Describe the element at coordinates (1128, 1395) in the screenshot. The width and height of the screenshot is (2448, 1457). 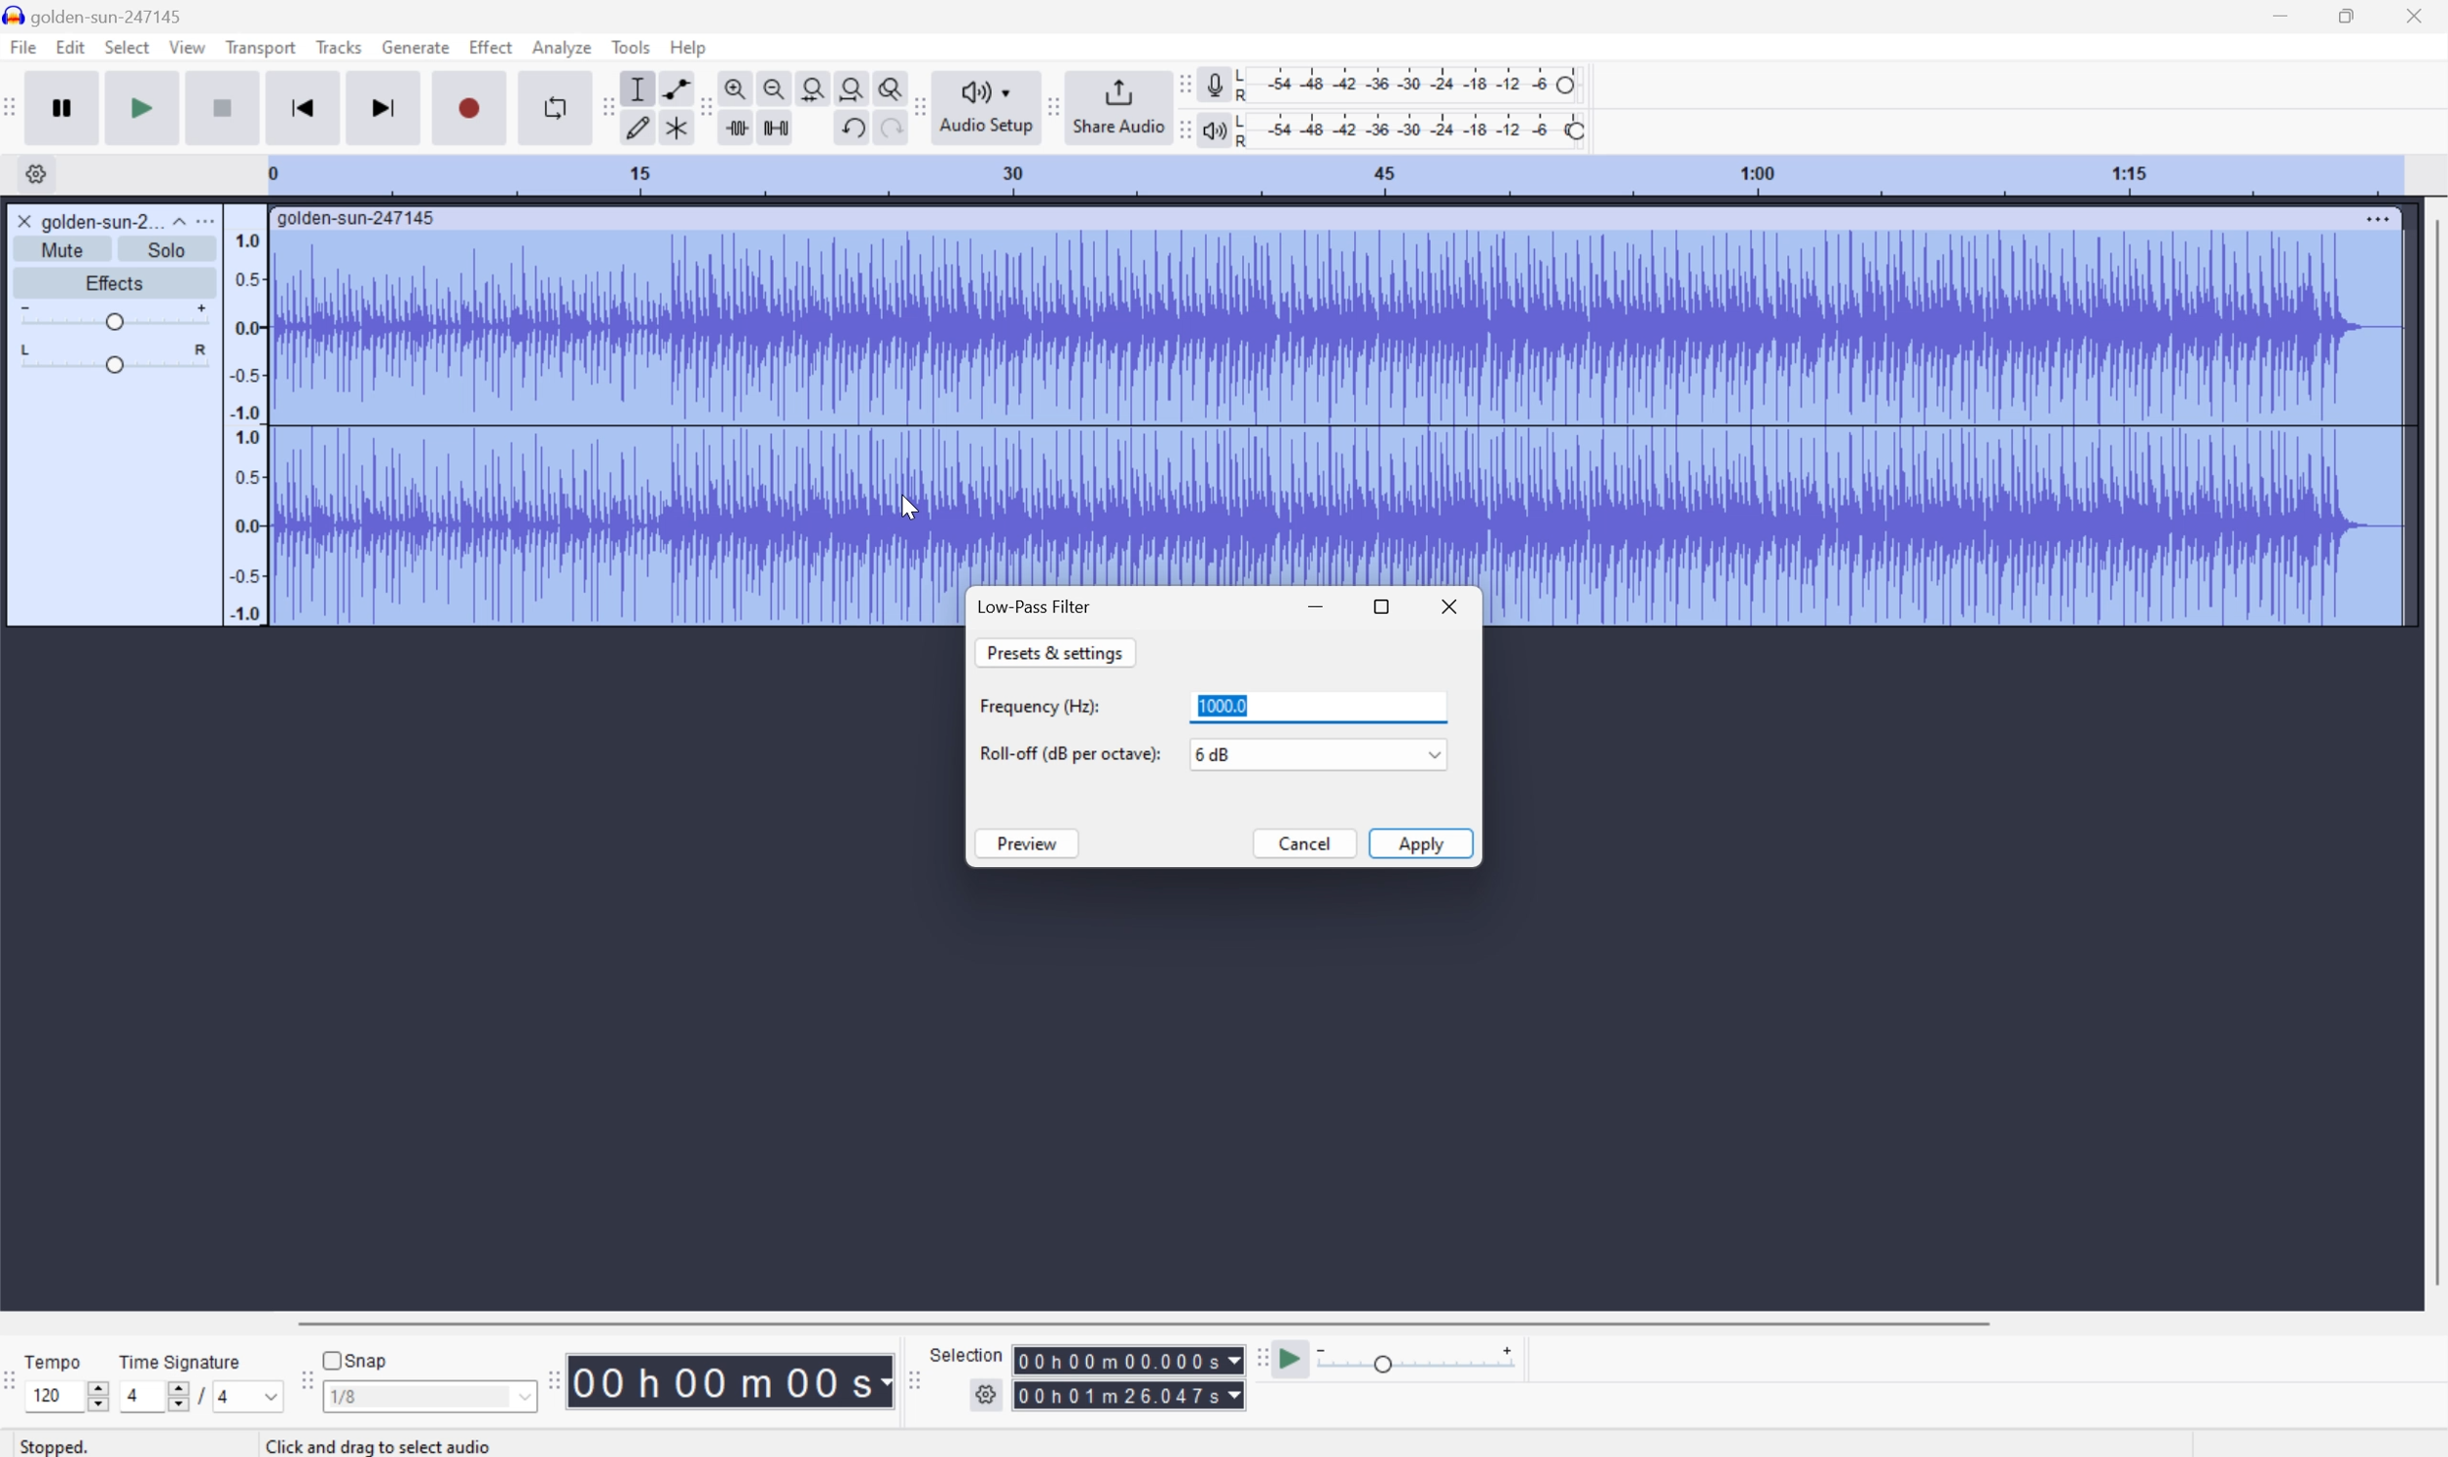
I see `Selection` at that location.